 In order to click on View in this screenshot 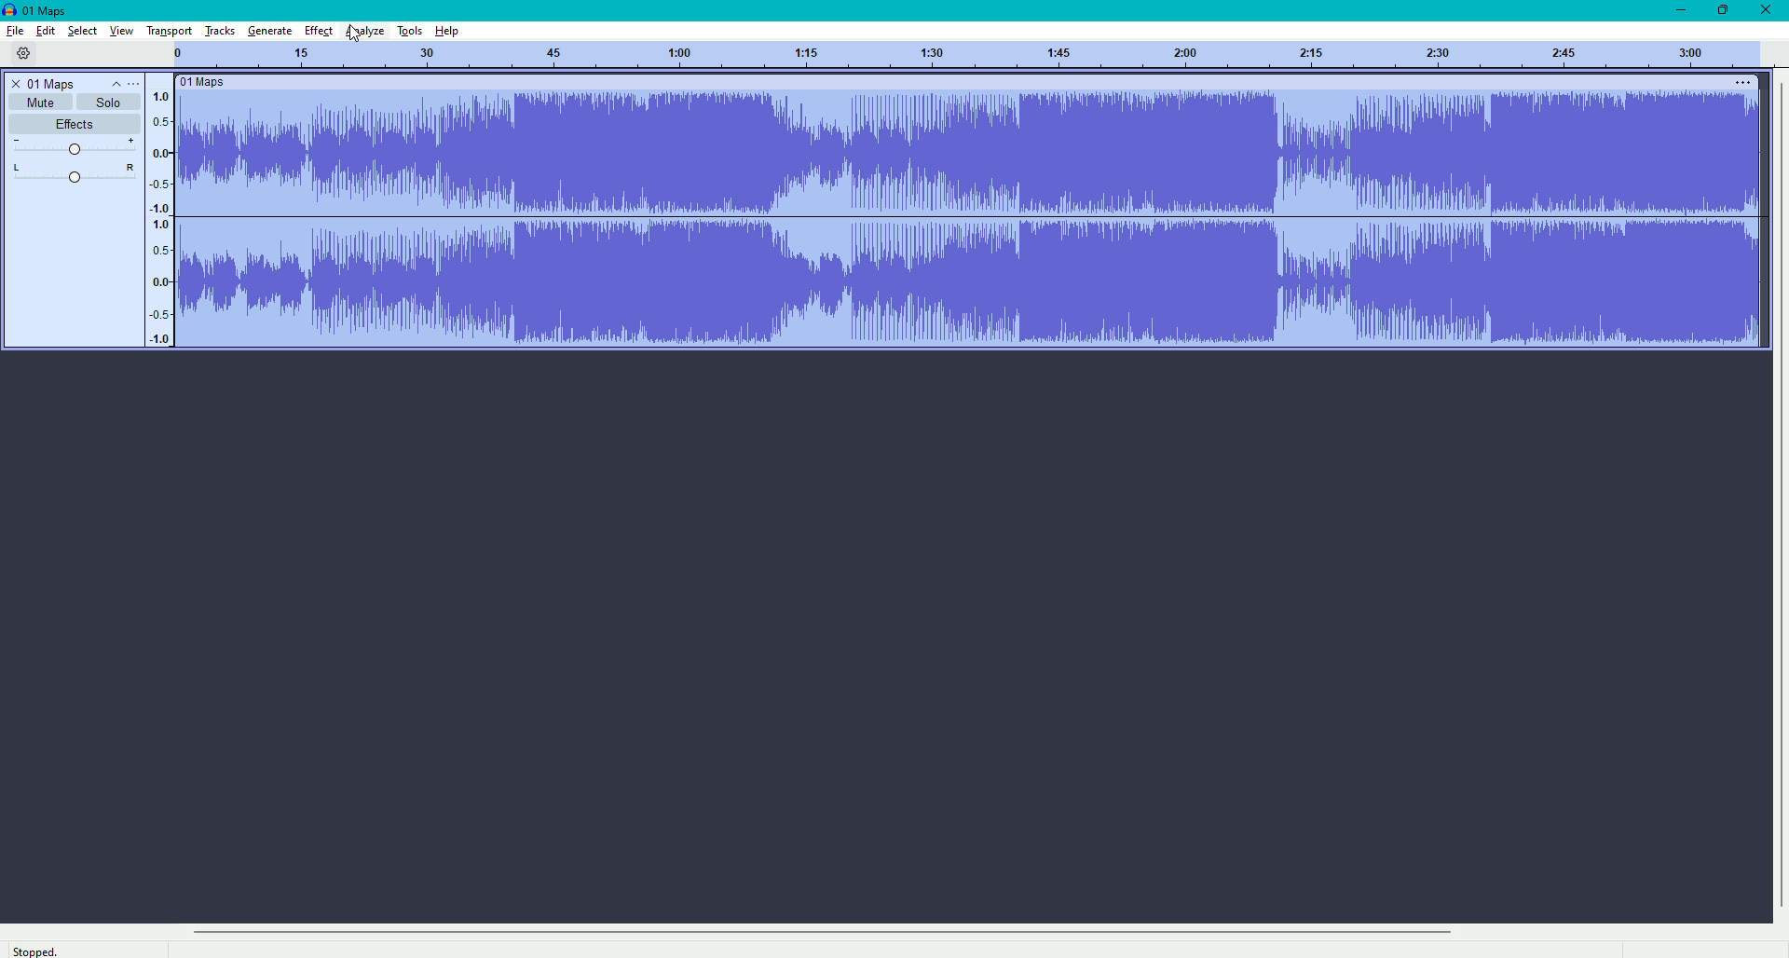, I will do `click(118, 31)`.